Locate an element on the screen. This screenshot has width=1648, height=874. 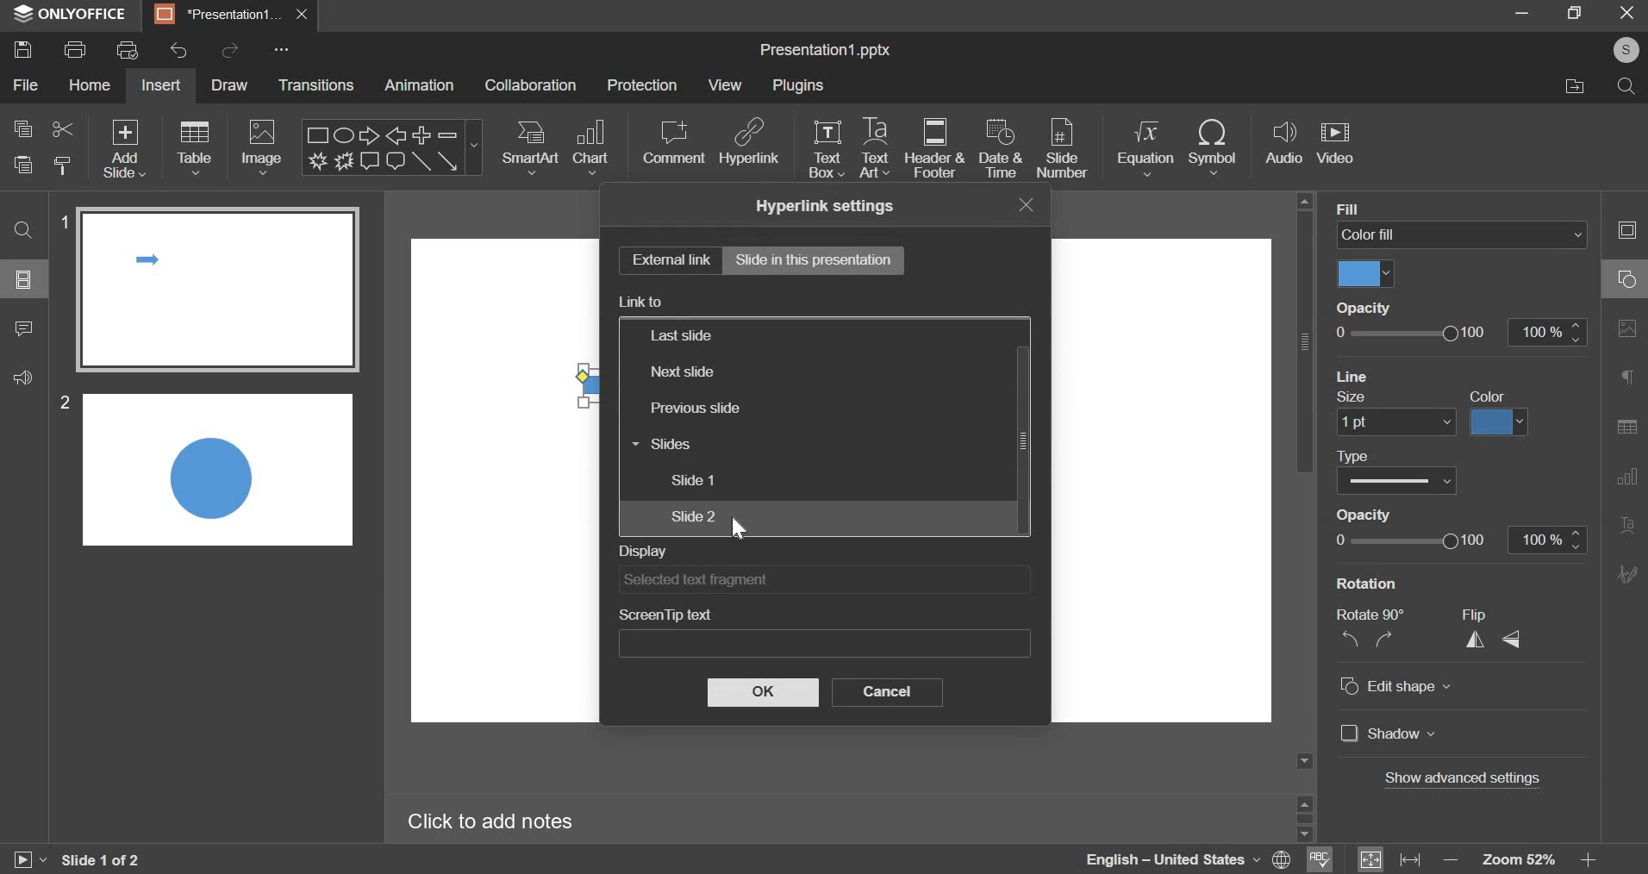
shadow is located at coordinates (1392, 734).